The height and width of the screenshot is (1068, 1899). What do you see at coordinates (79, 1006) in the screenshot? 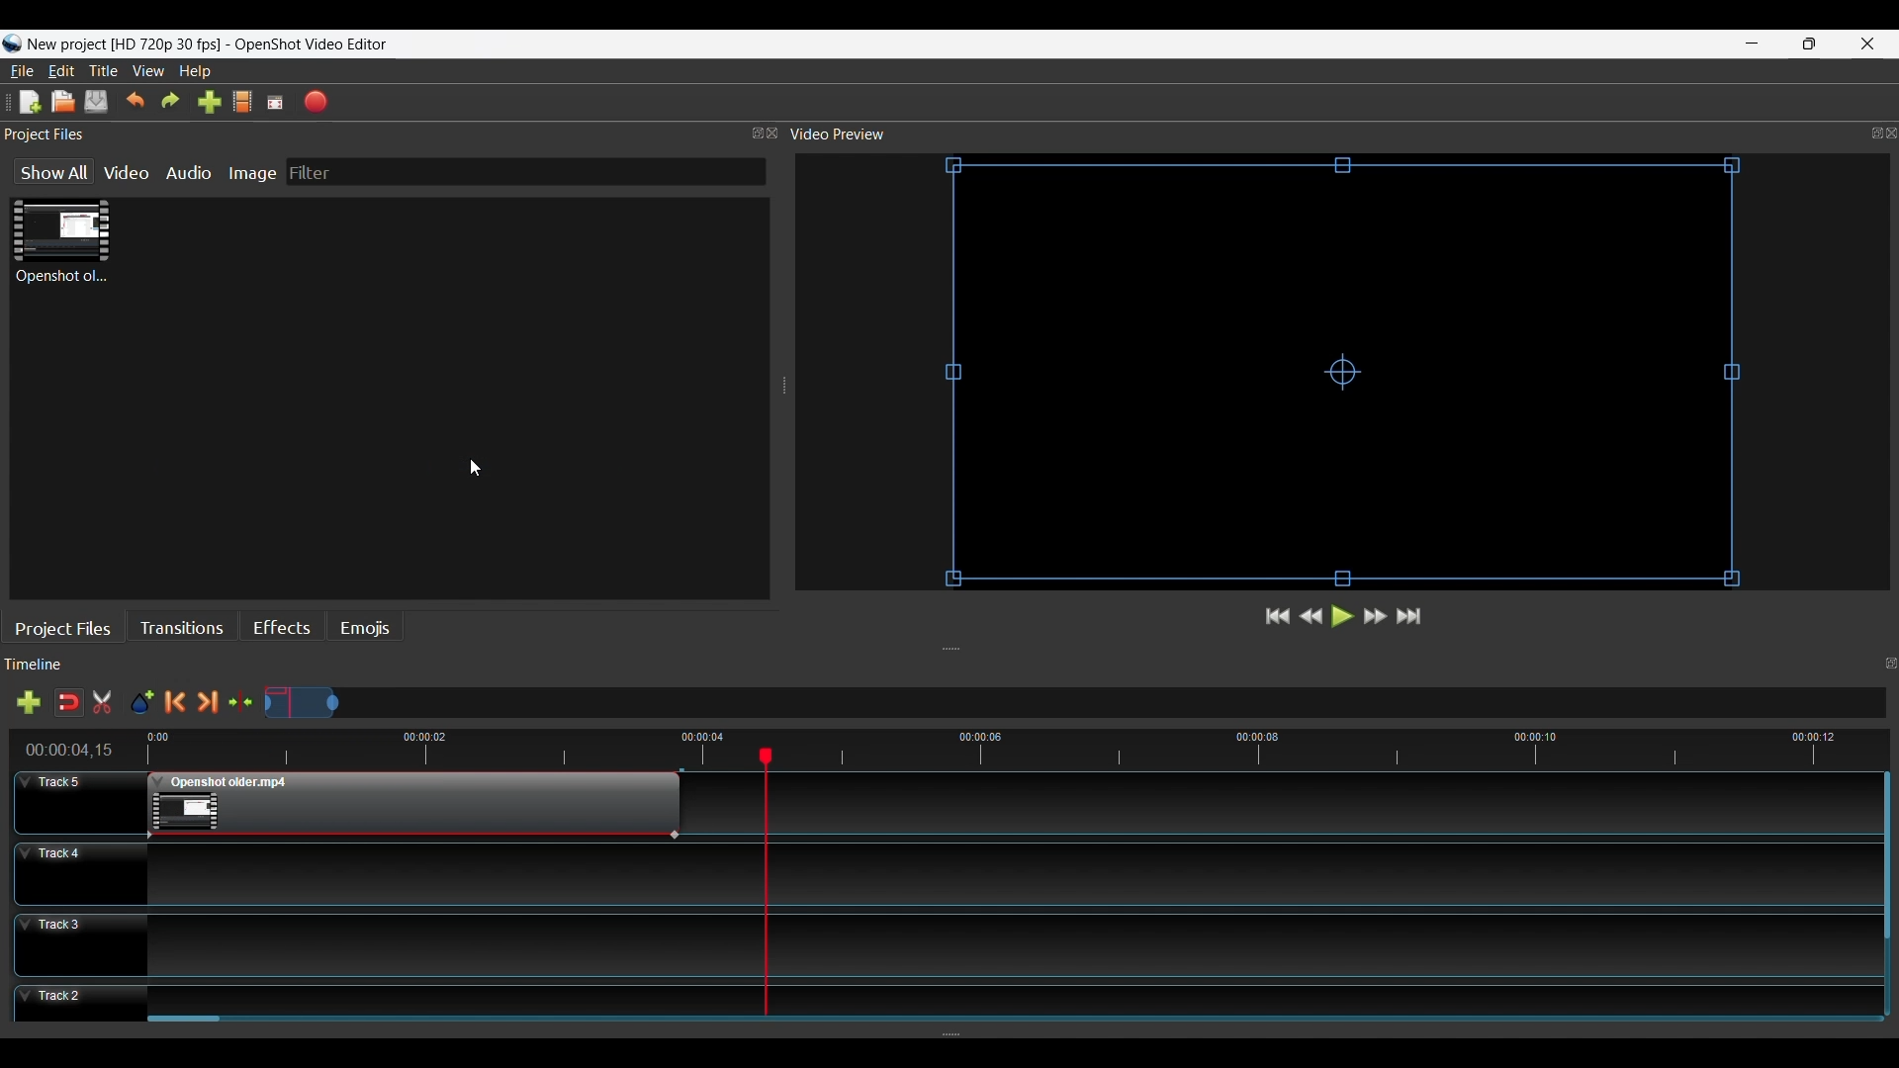
I see `Track Header` at bounding box center [79, 1006].